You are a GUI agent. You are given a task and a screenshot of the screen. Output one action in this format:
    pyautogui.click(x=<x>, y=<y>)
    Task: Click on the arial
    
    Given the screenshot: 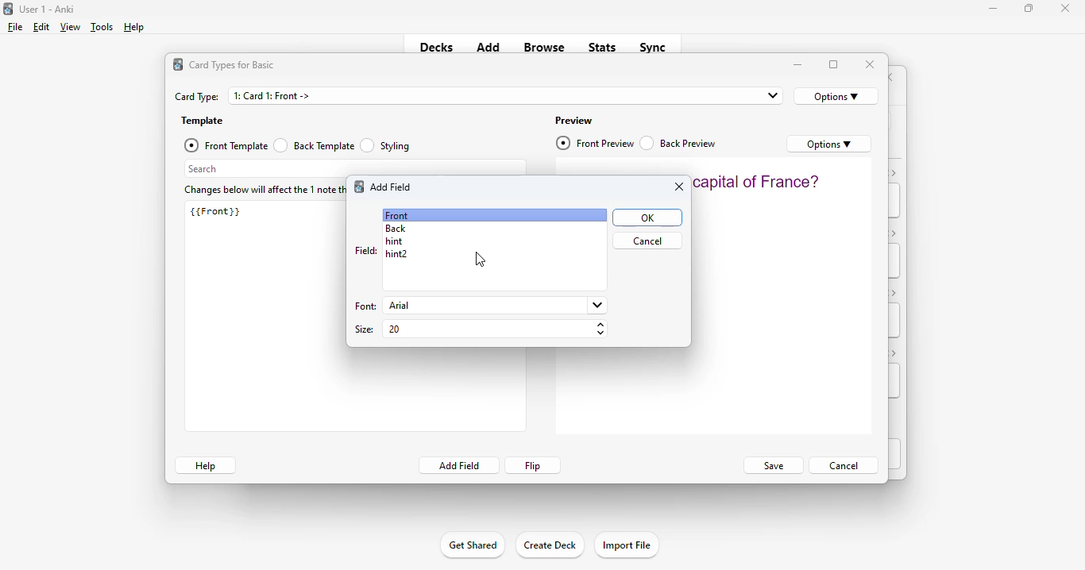 What is the action you would take?
    pyautogui.click(x=494, y=305)
    